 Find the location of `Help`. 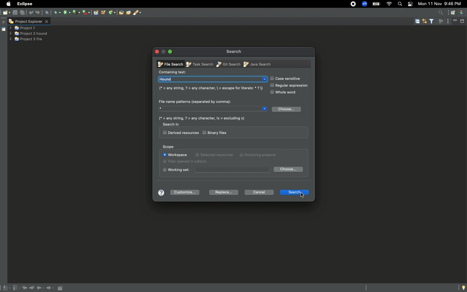

Help is located at coordinates (160, 193).